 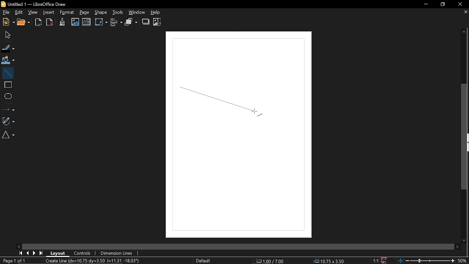 I want to click on transformation, so click(x=100, y=23).